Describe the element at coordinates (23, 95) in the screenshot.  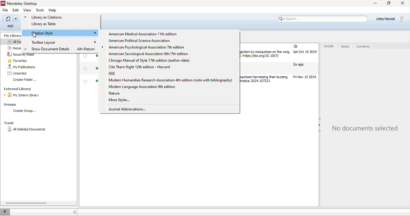
I see `my zotero library` at that location.